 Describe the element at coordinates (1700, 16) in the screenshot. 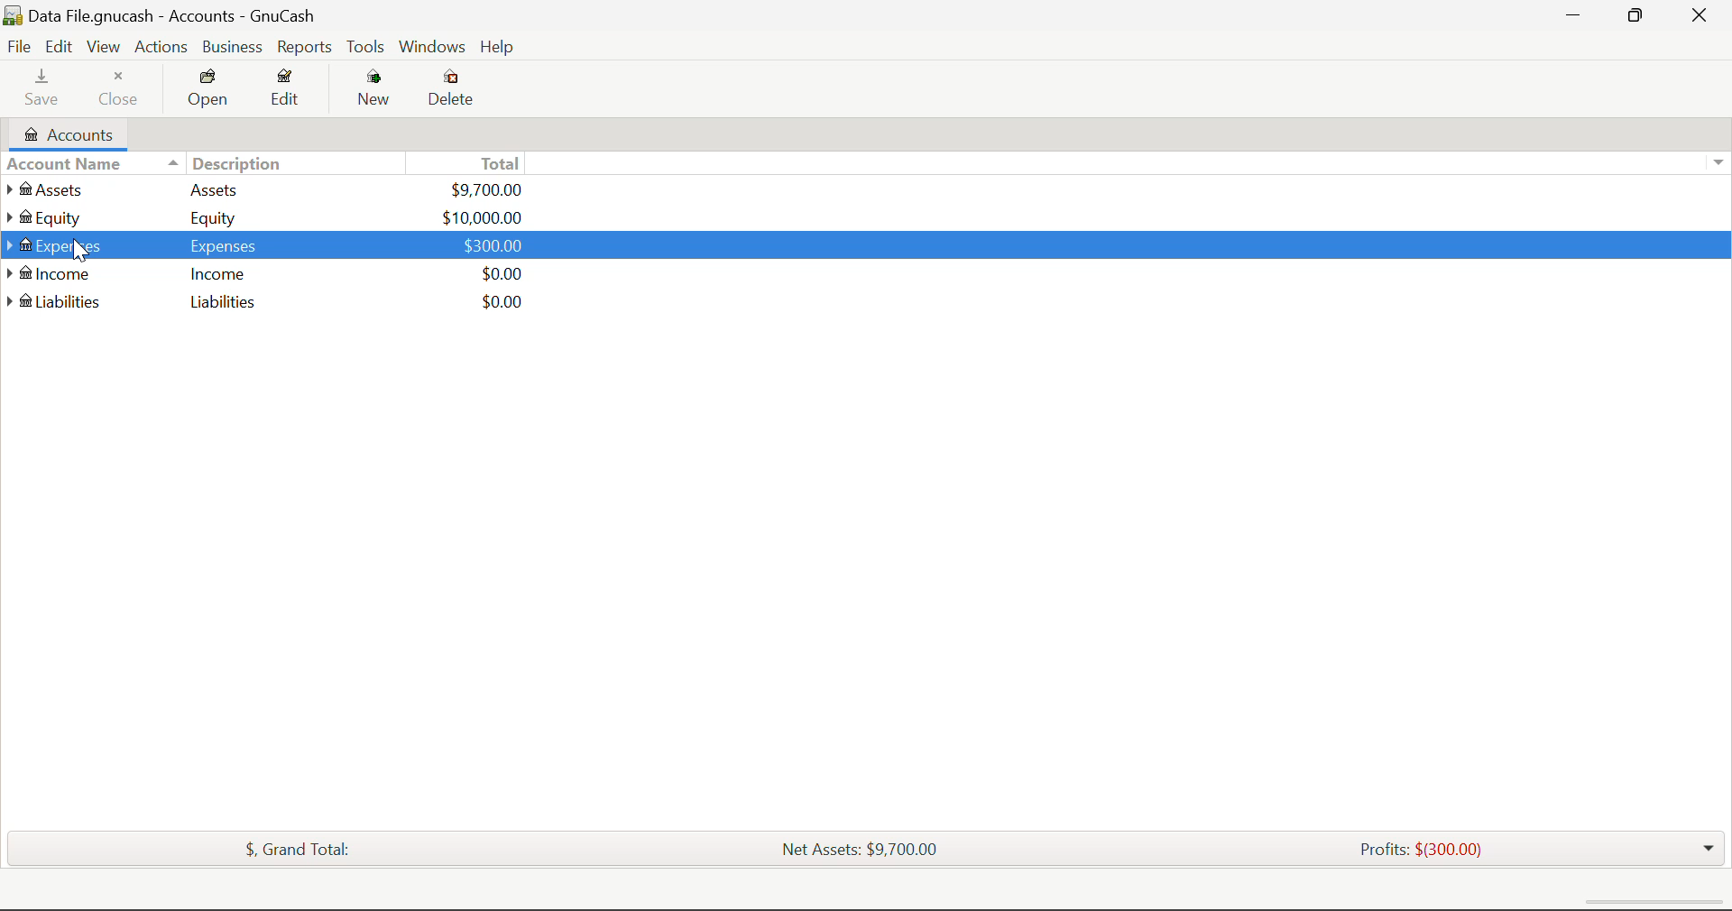

I see `Close Window` at that location.